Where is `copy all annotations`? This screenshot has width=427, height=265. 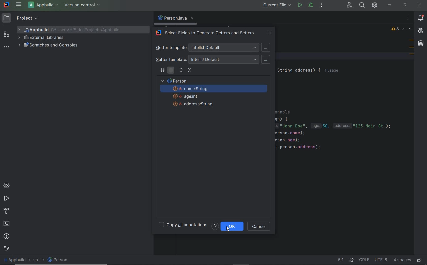
copy all annotations is located at coordinates (183, 225).